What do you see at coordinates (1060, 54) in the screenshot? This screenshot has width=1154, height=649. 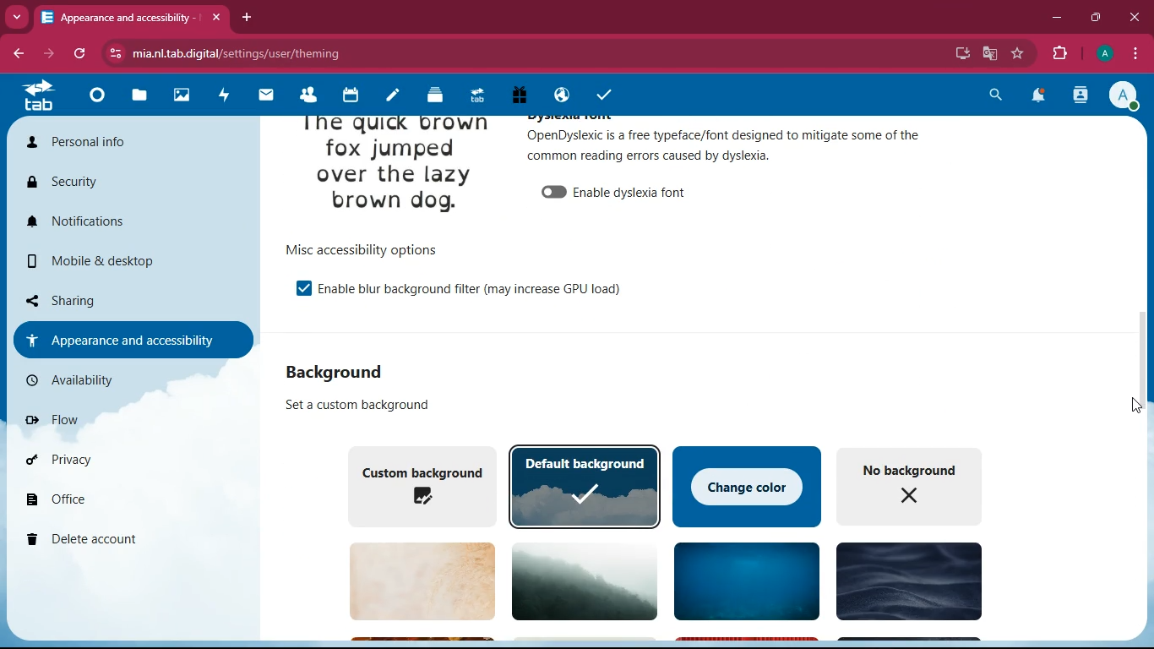 I see `extensions` at bounding box center [1060, 54].